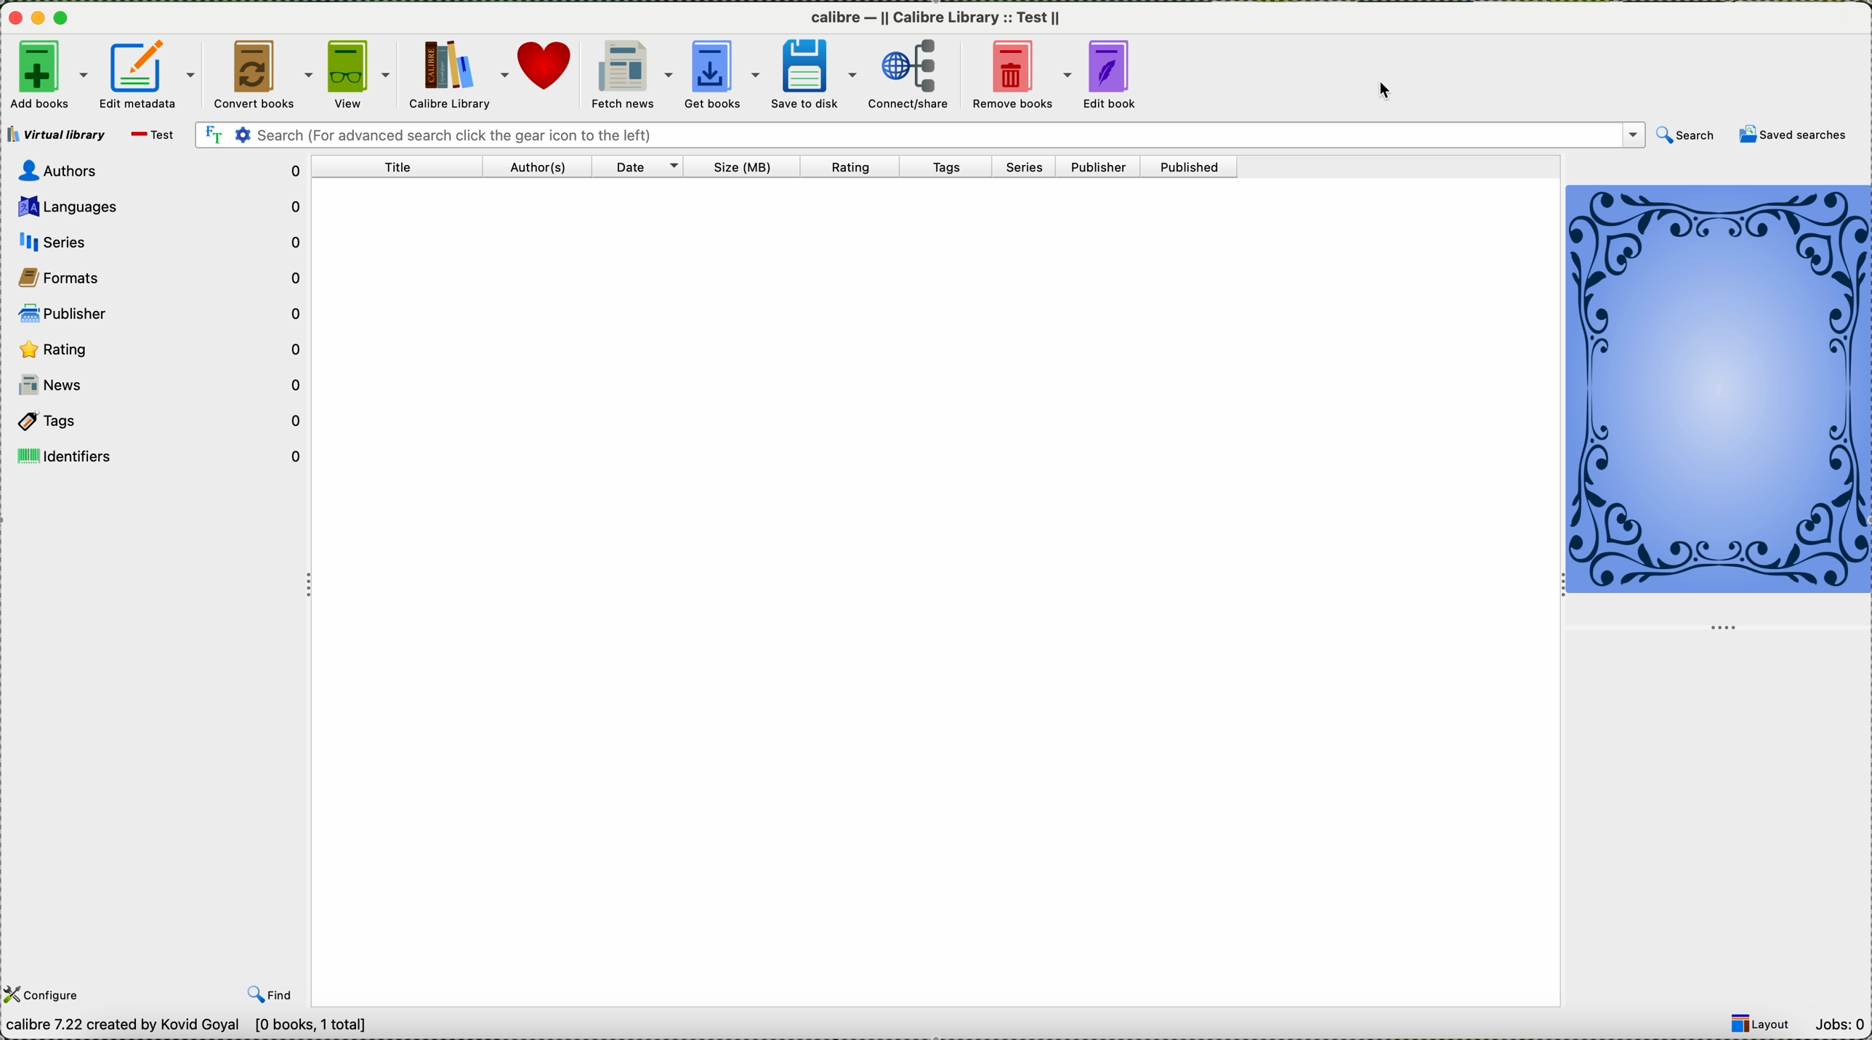 The height and width of the screenshot is (1040, 1872). Describe the element at coordinates (205, 1026) in the screenshot. I see `Callibre 7.22 created by Kavid Goyal [one book,1 selected]` at that location.